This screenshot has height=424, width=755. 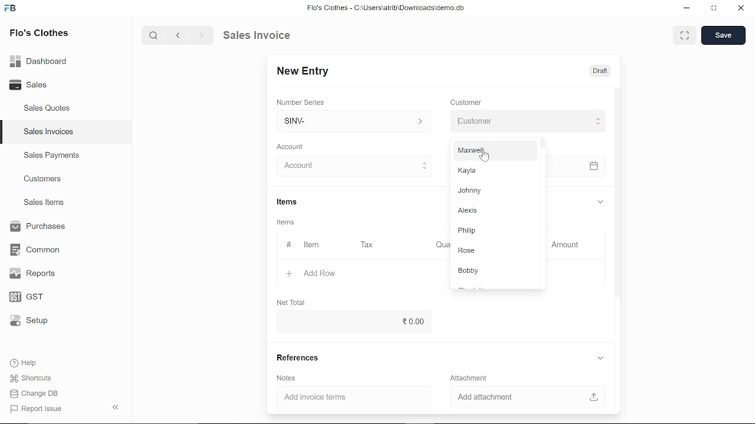 What do you see at coordinates (494, 250) in the screenshot?
I see `Rose` at bounding box center [494, 250].